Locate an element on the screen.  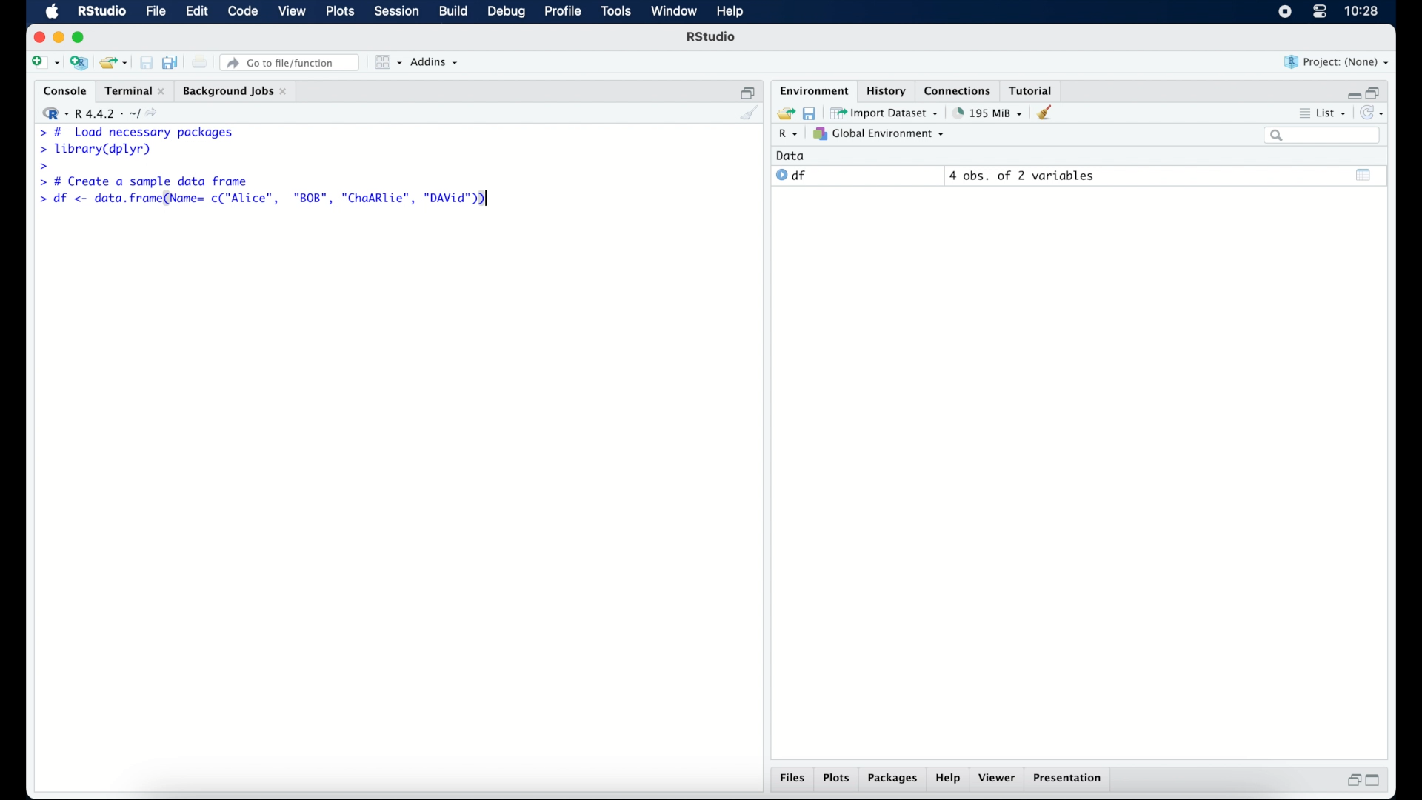
viewer is located at coordinates (1000, 779).